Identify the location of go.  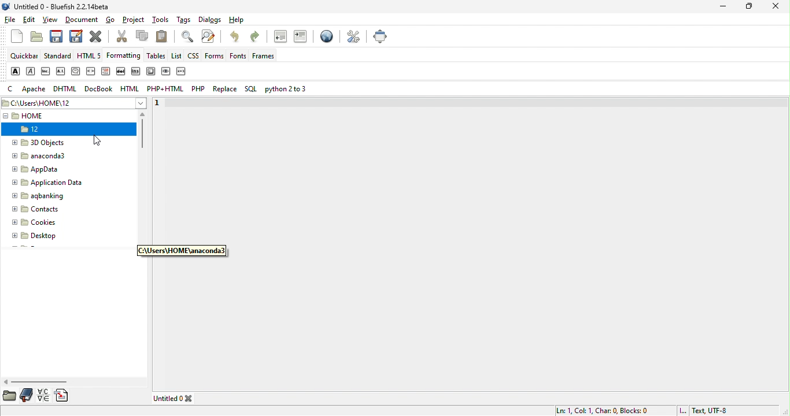
(111, 19).